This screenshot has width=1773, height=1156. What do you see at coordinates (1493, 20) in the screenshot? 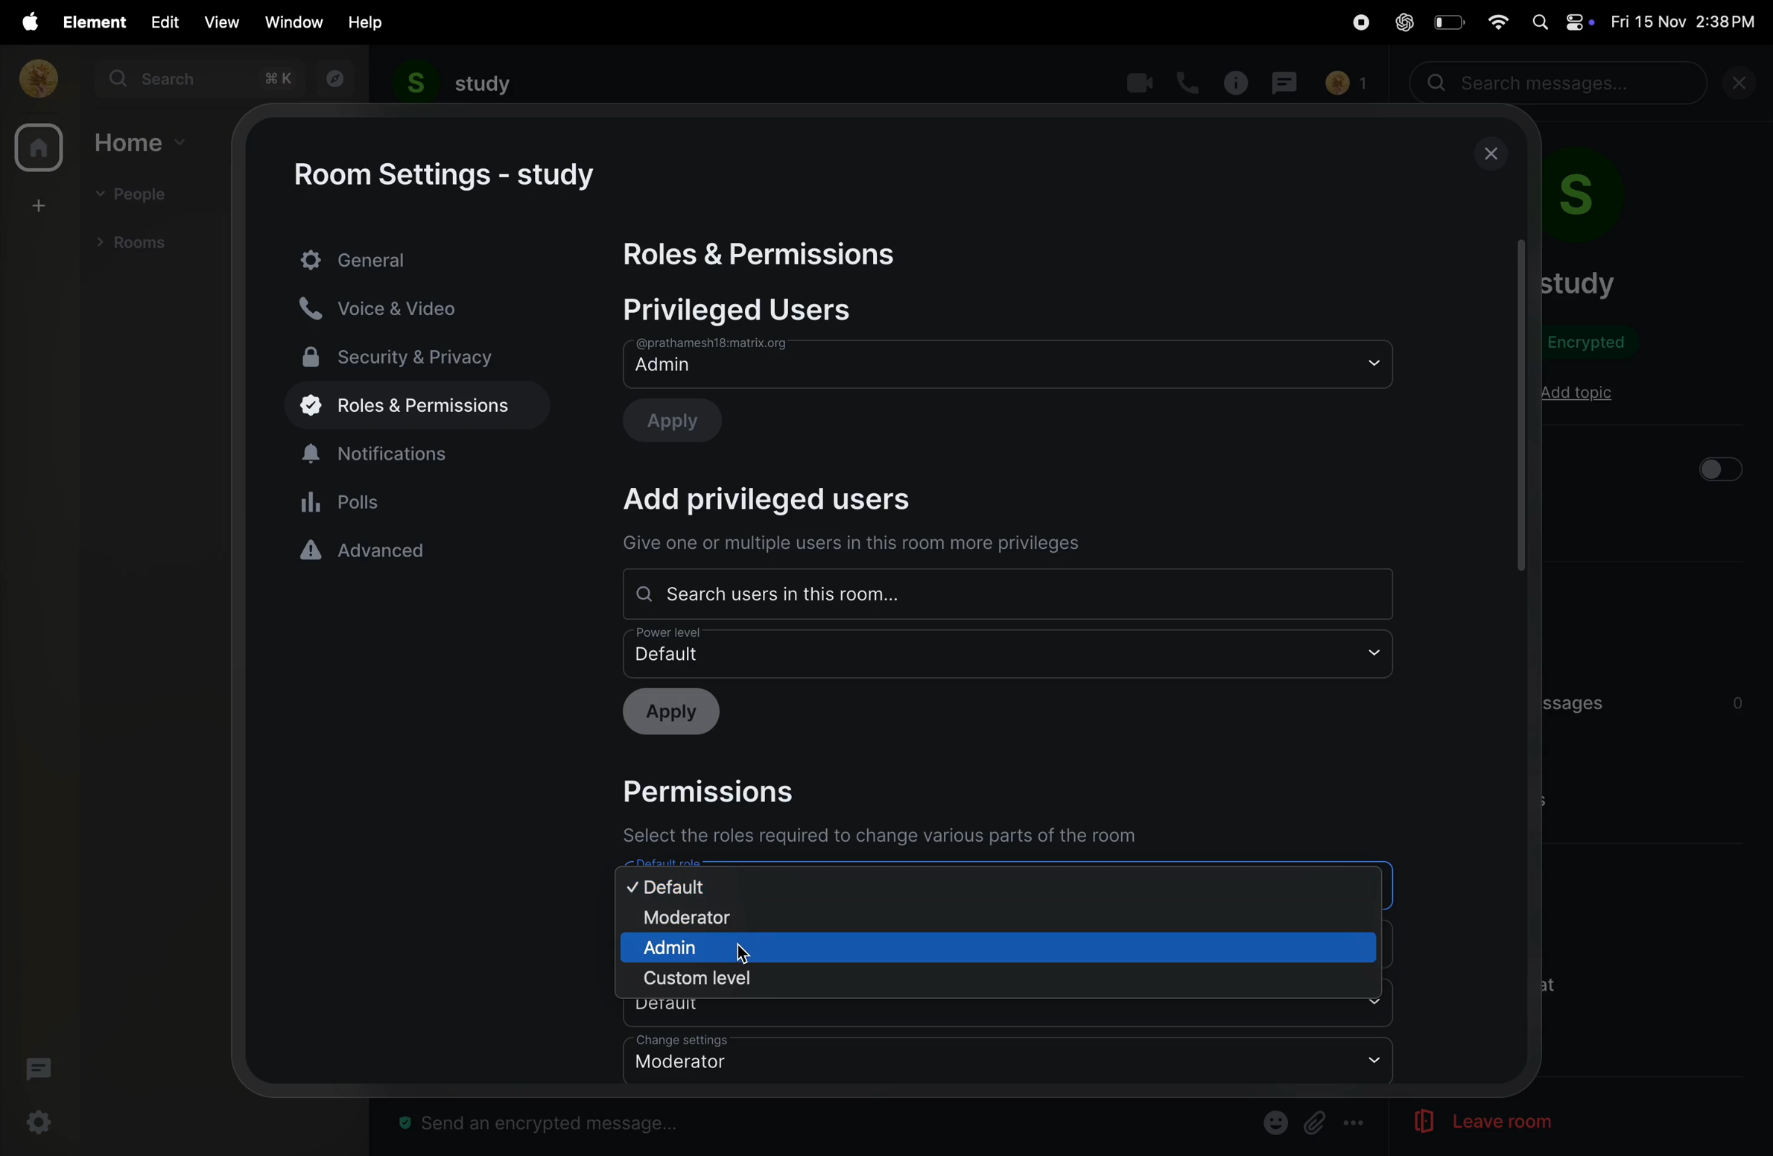
I see `wifi` at bounding box center [1493, 20].